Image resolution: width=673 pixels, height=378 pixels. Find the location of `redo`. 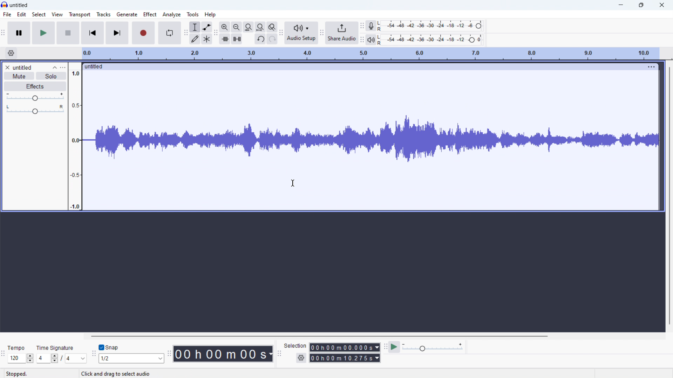

redo is located at coordinates (272, 39).